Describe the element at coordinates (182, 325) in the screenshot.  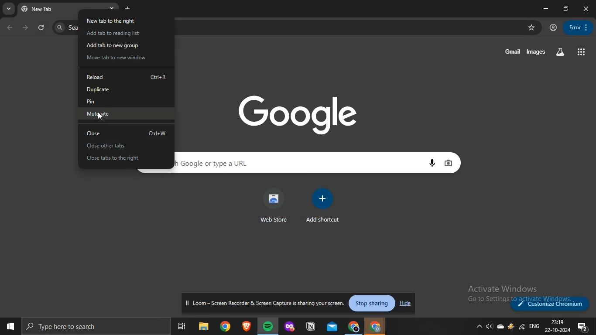
I see `task view` at that location.